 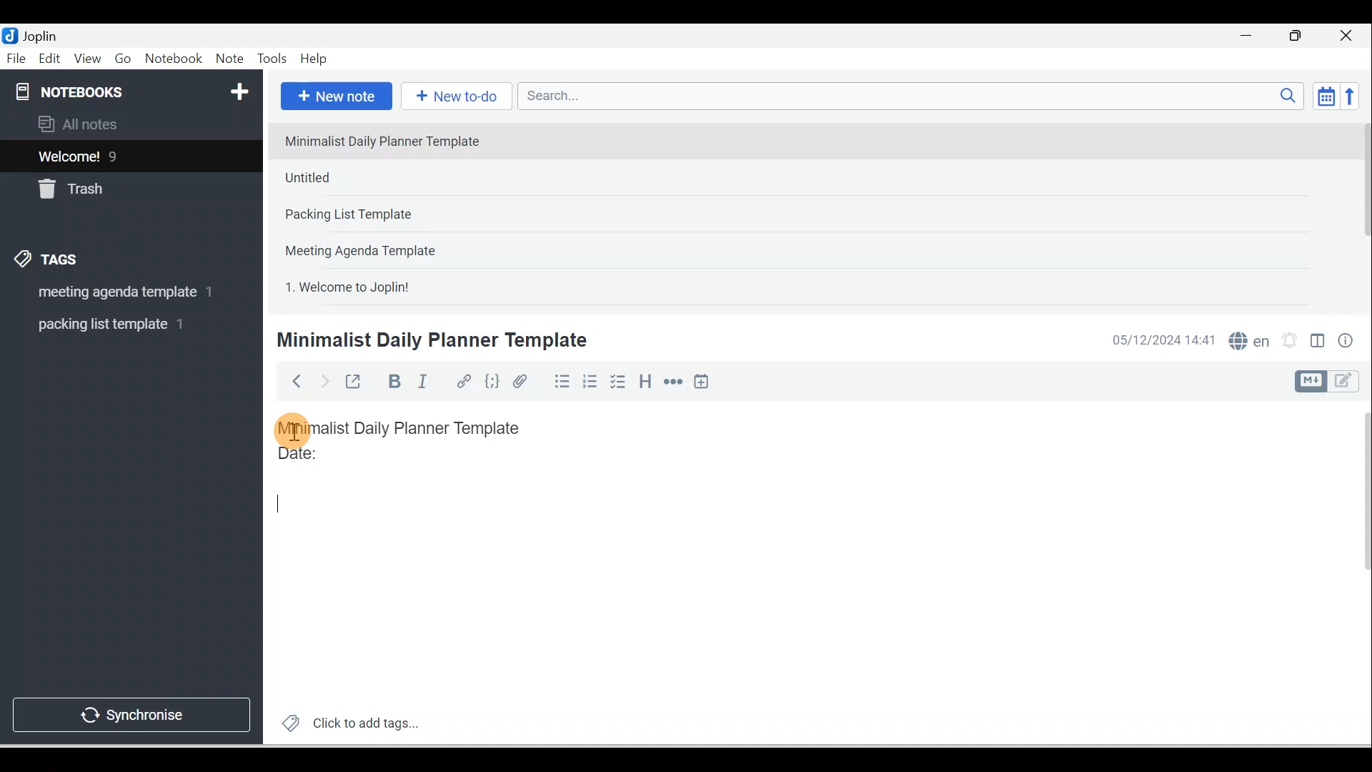 I want to click on Tools, so click(x=272, y=59).